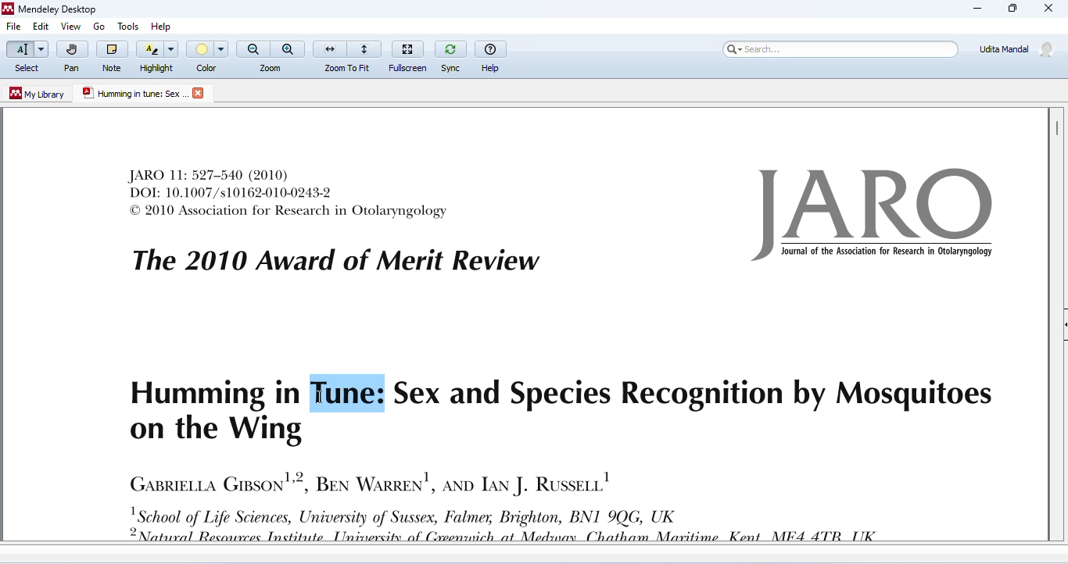  What do you see at coordinates (289, 193) in the screenshot?
I see `JARO 11: 527-540 (2010)
DOI: 10.1007/510162-010-0243-2
© 2010 Association for Research in Otolaryngology` at bounding box center [289, 193].